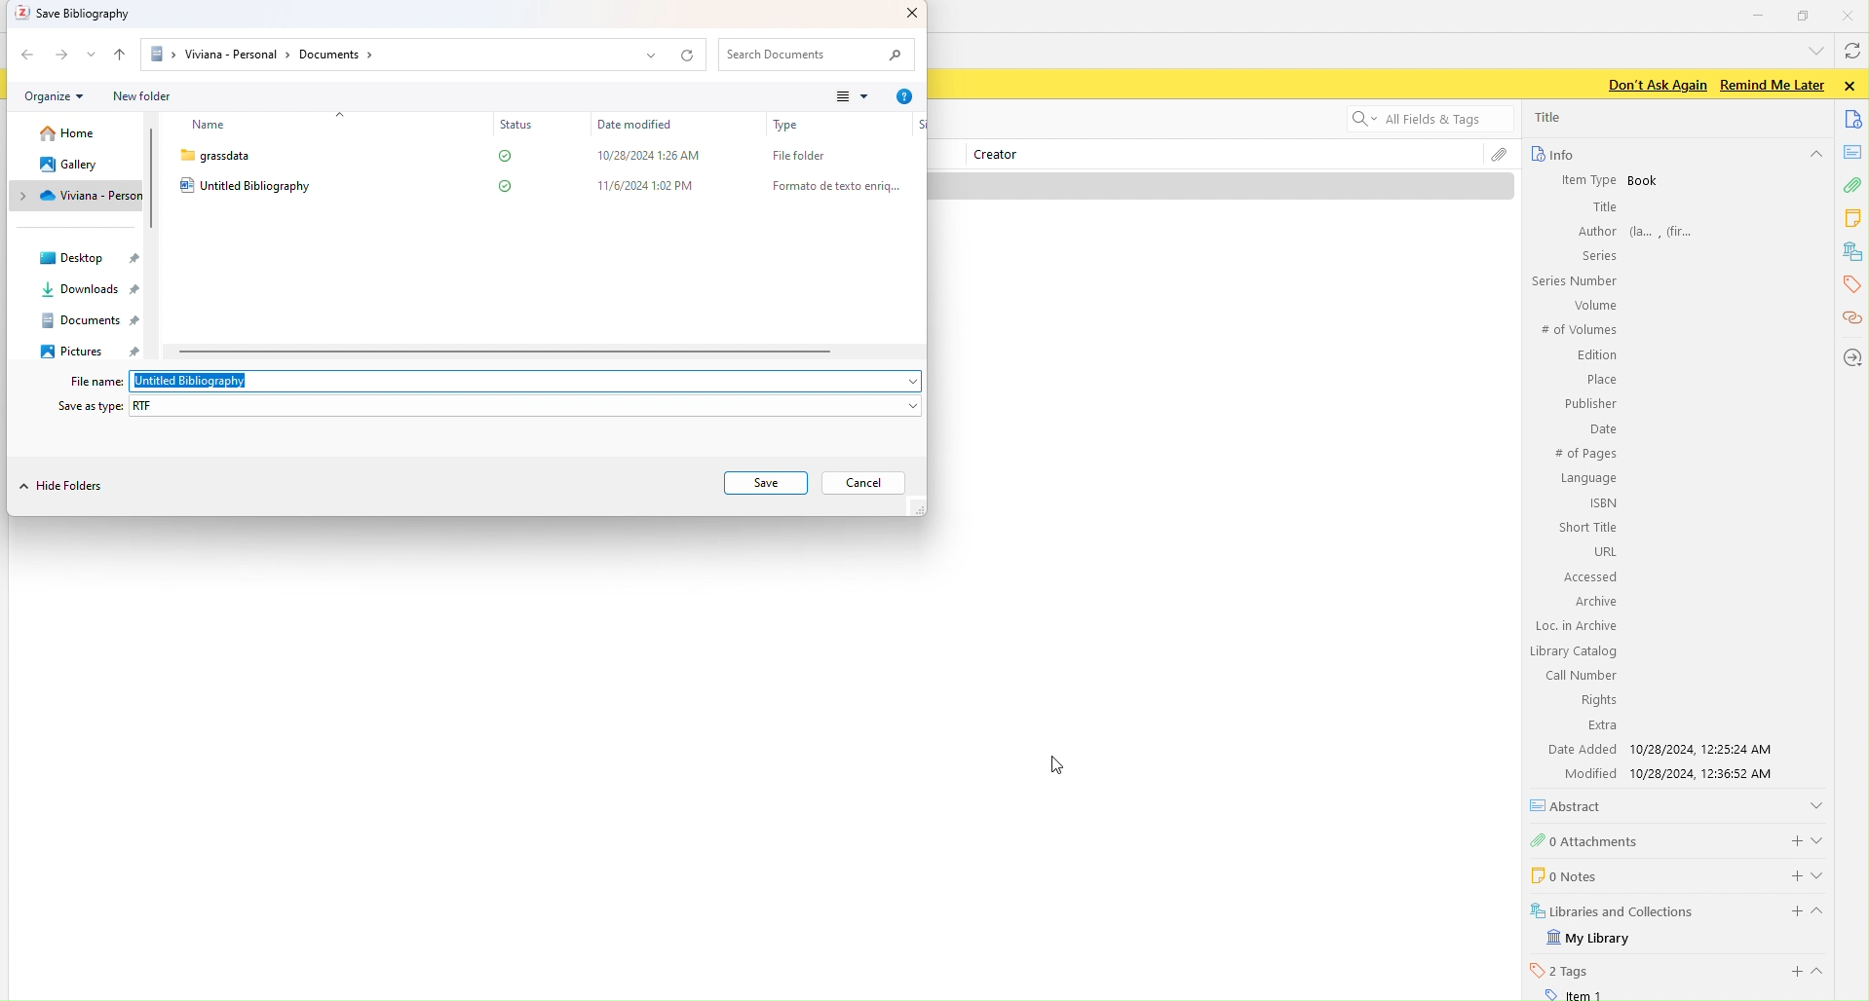 The width and height of the screenshot is (1869, 1001). What do you see at coordinates (1821, 837) in the screenshot?
I see `show` at bounding box center [1821, 837].